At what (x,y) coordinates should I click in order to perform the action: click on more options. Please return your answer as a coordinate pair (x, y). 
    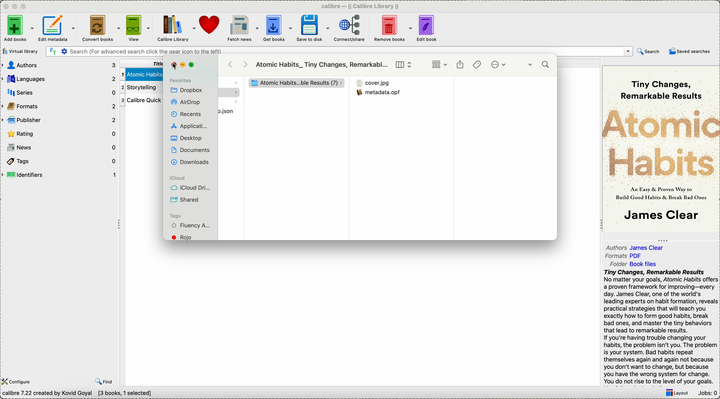
    Looking at the image, I should click on (500, 65).